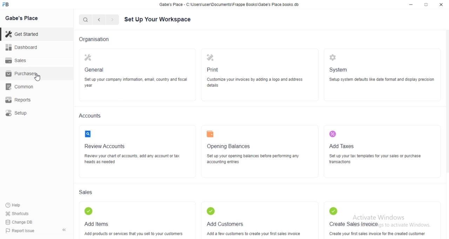 The image size is (449, 239). What do you see at coordinates (88, 57) in the screenshot?
I see `General icon` at bounding box center [88, 57].